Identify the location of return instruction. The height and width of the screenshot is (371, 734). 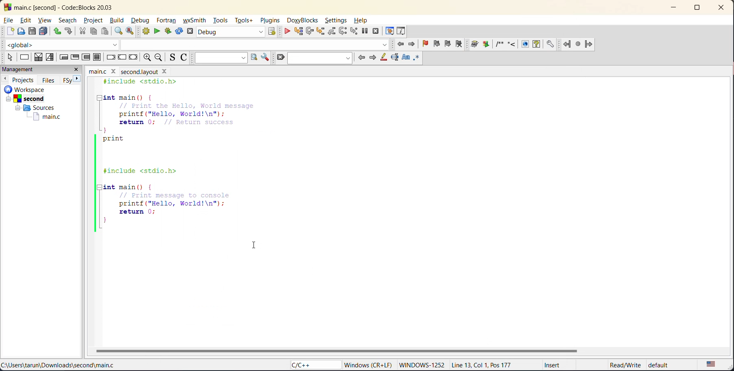
(133, 58).